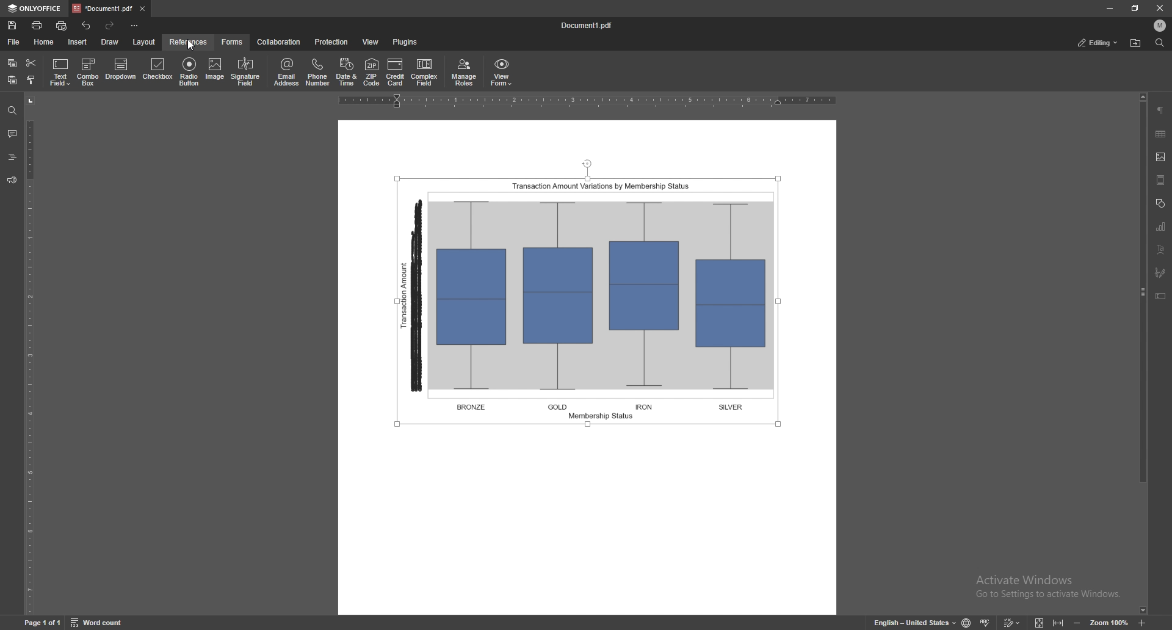  I want to click on file name, so click(587, 26).